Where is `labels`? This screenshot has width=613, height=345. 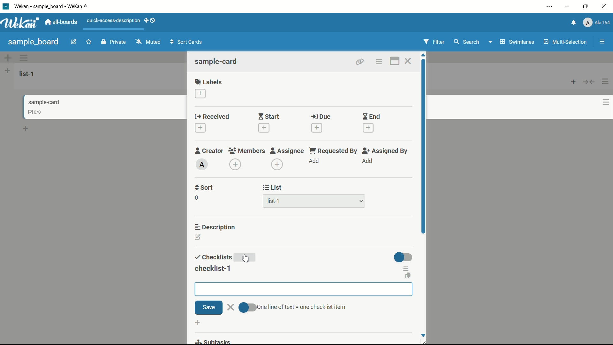 labels is located at coordinates (208, 81).